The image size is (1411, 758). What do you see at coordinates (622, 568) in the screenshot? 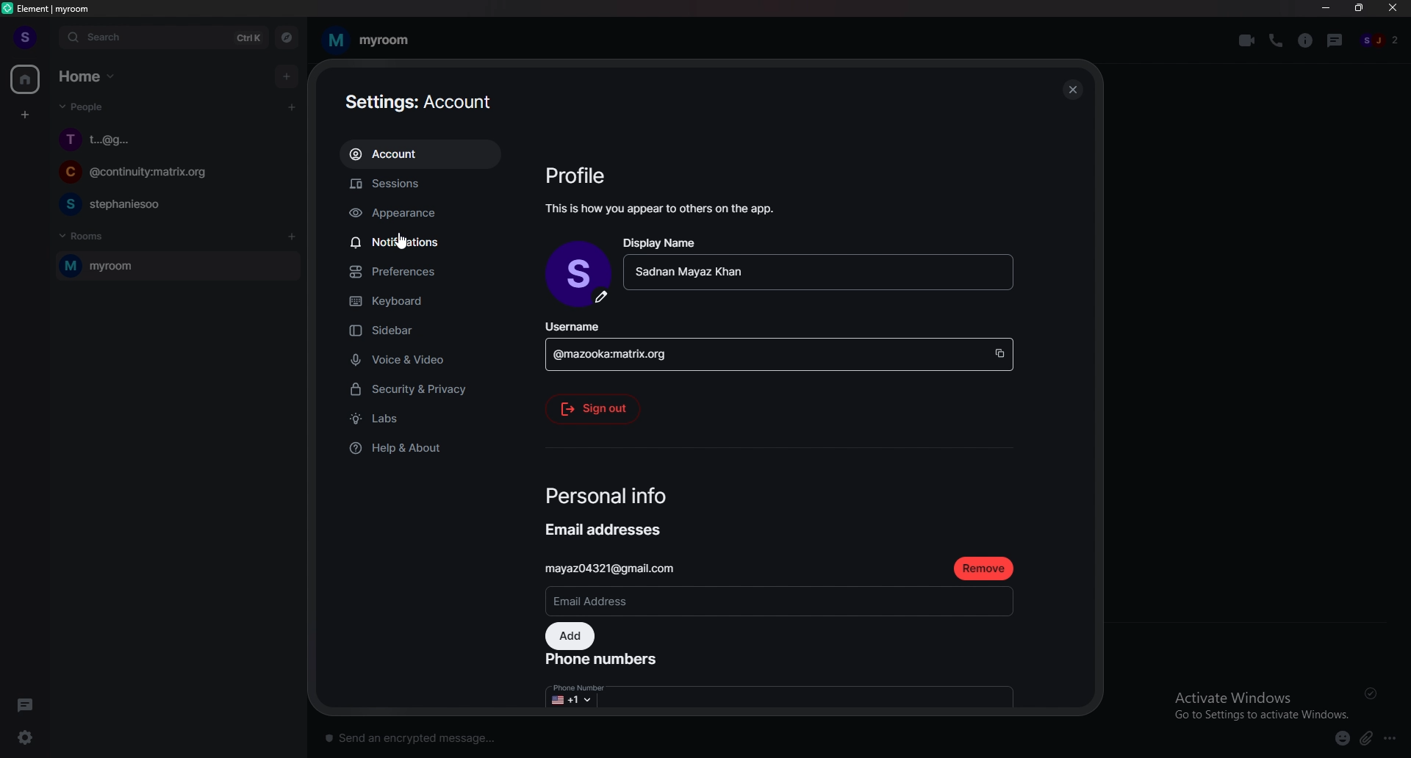
I see `email` at bounding box center [622, 568].